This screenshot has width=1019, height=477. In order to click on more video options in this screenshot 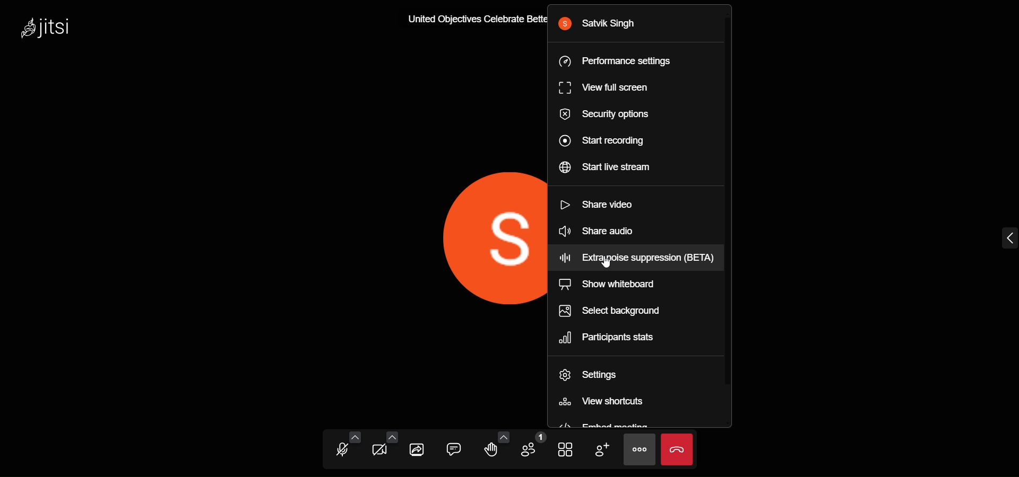, I will do `click(392, 437)`.